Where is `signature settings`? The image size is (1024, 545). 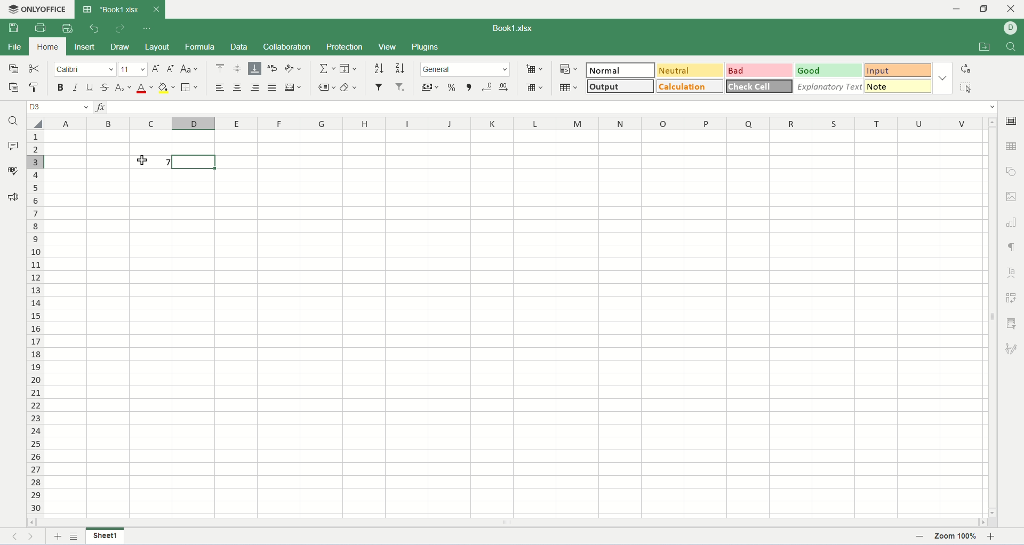 signature settings is located at coordinates (1014, 348).